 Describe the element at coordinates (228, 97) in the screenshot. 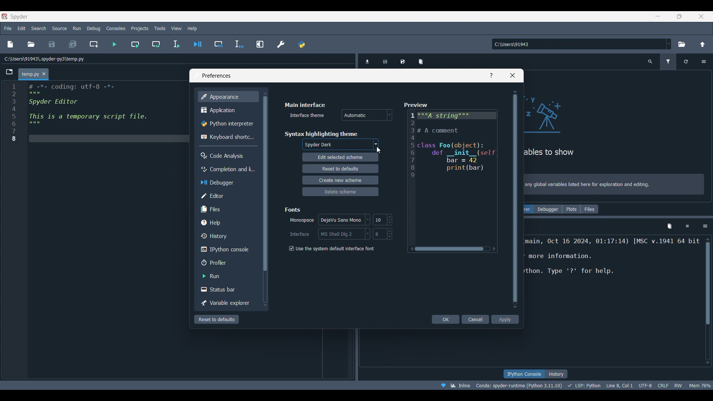

I see `Appearance, current selection highlighted` at that location.